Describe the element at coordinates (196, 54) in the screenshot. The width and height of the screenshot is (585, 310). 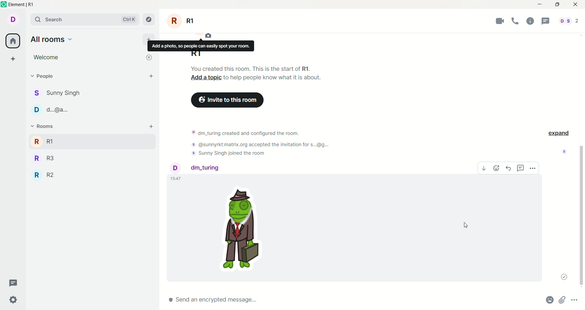
I see `R1 - current room name` at that location.